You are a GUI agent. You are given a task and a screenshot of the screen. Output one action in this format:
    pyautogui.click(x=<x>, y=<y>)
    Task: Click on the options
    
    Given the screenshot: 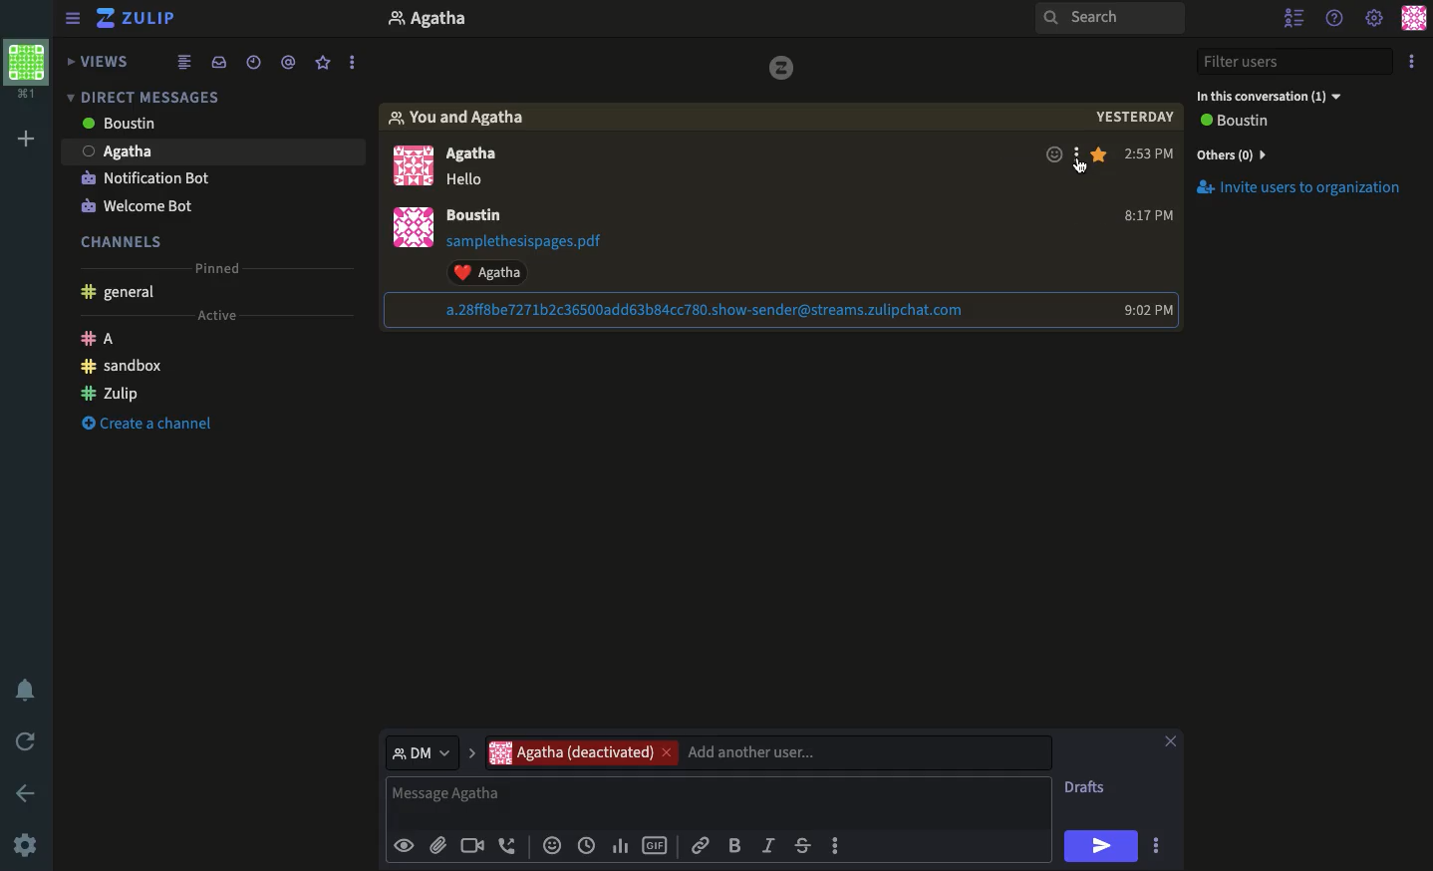 What is the action you would take?
    pyautogui.click(x=837, y=851)
    